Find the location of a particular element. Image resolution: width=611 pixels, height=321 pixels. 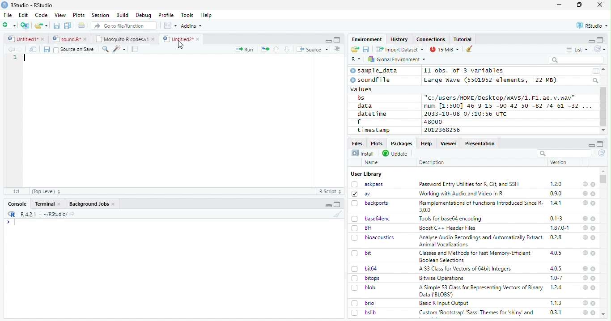

search bar is located at coordinates (563, 153).